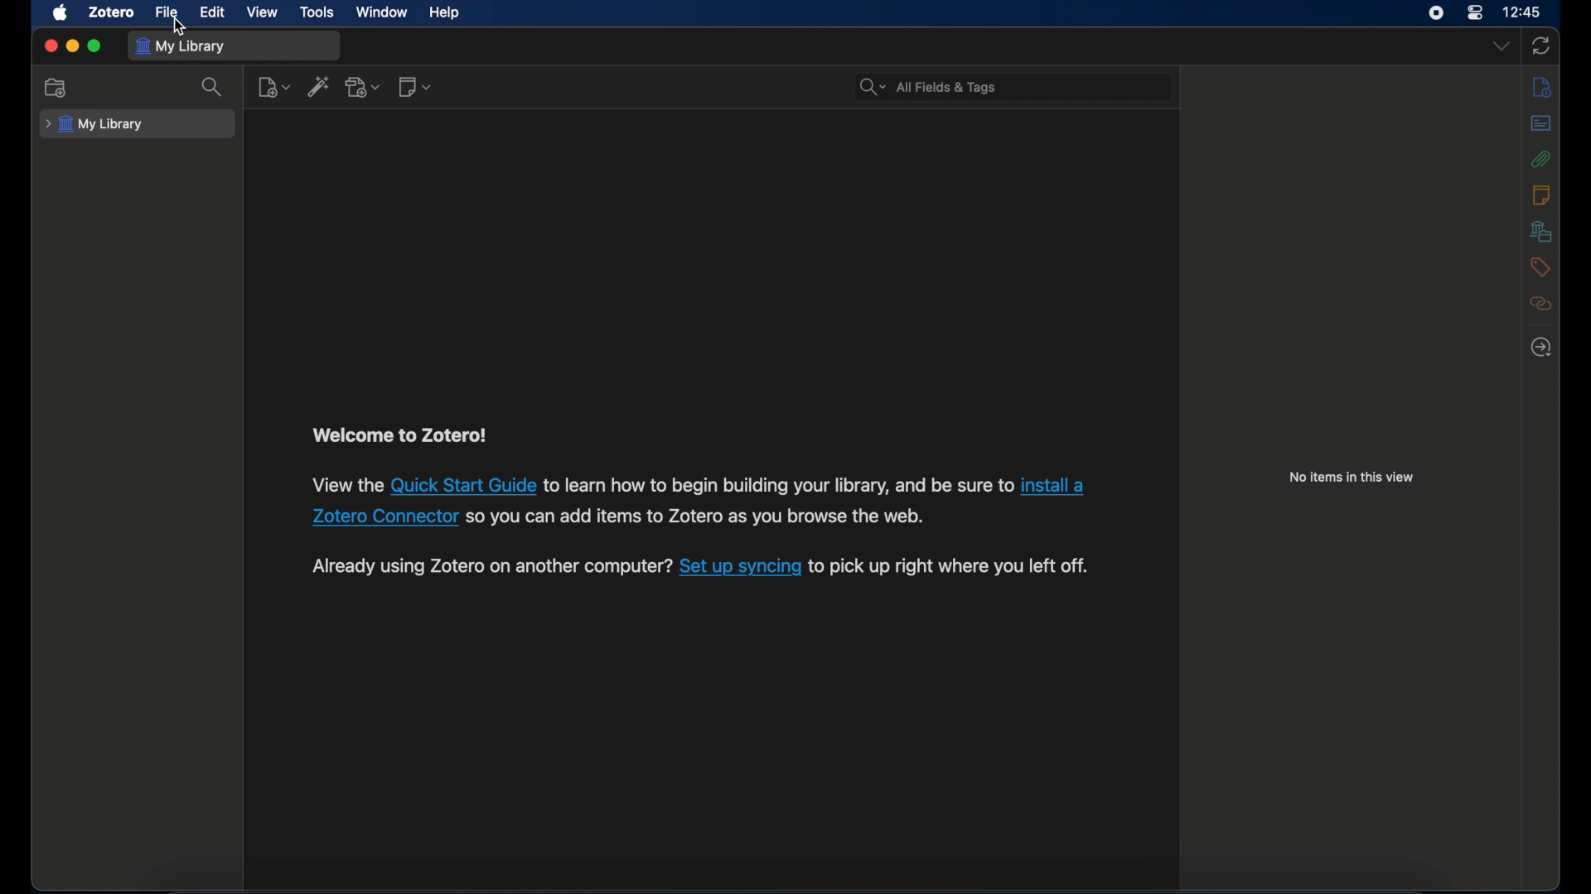 The image size is (1591, 894). What do you see at coordinates (274, 87) in the screenshot?
I see `new item` at bounding box center [274, 87].